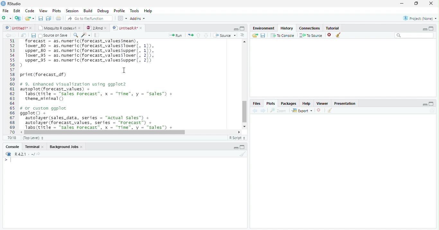  Describe the element at coordinates (255, 111) in the screenshot. I see `Previous` at that location.